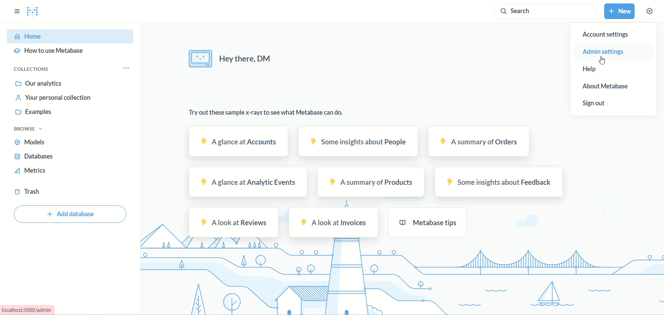  Describe the element at coordinates (49, 51) in the screenshot. I see `how to use metabase` at that location.